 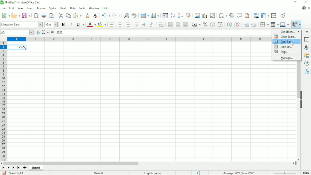 What do you see at coordinates (197, 172) in the screenshot?
I see `Standard selection` at bounding box center [197, 172].